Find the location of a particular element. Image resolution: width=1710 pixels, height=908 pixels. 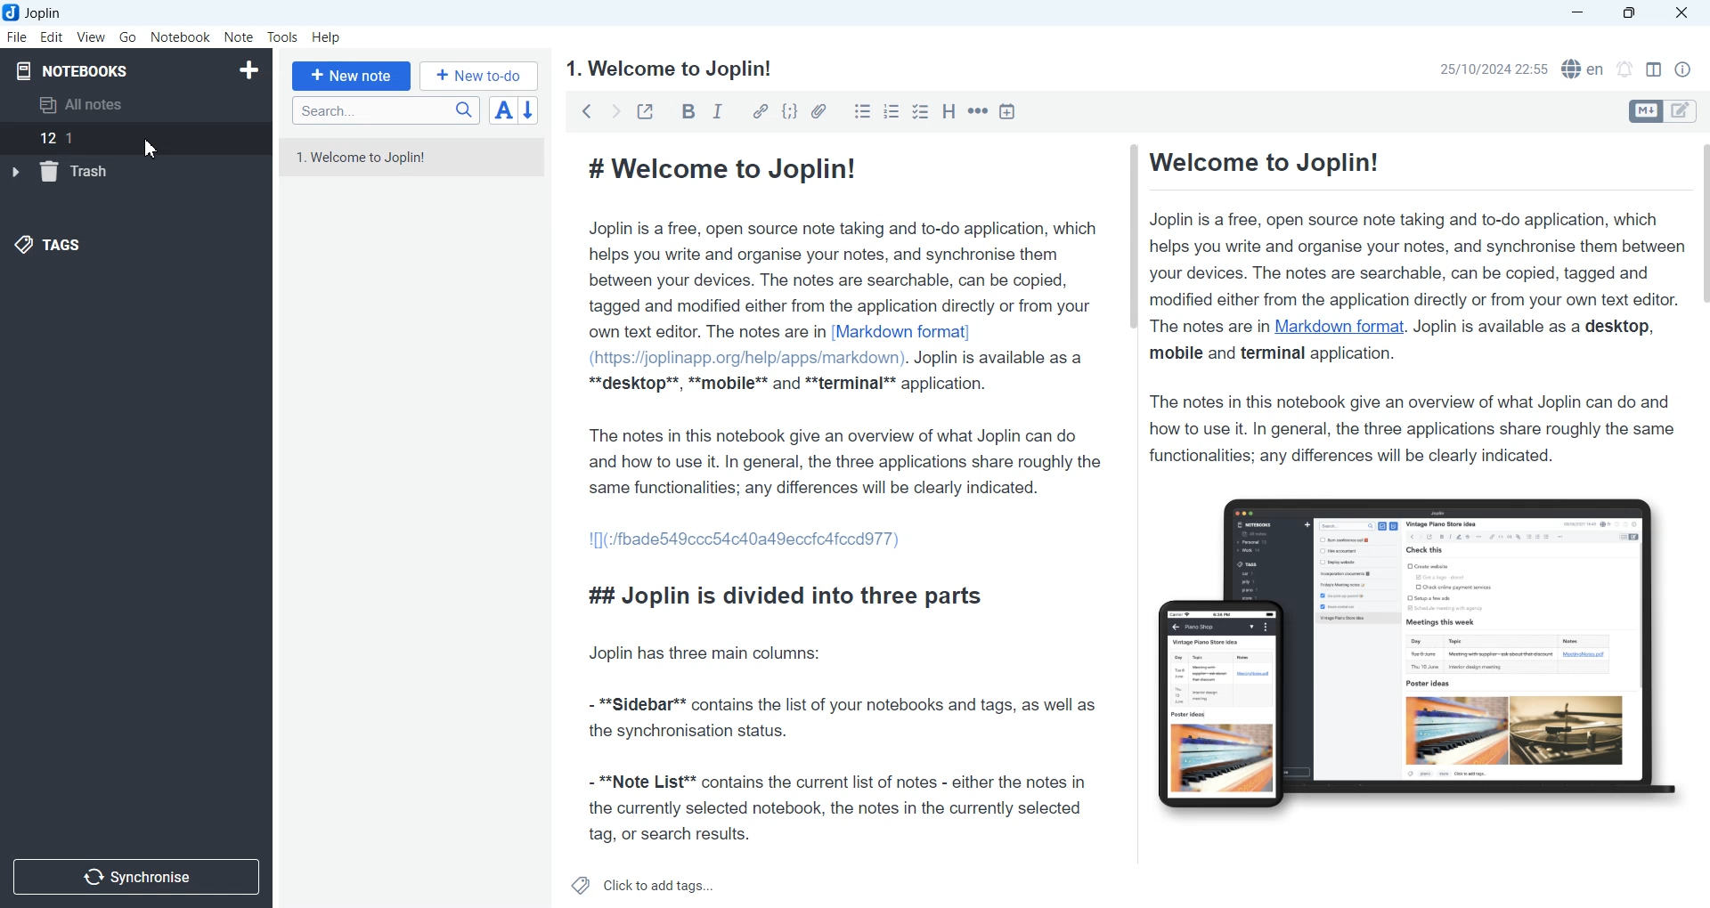

Minimize is located at coordinates (1577, 13).